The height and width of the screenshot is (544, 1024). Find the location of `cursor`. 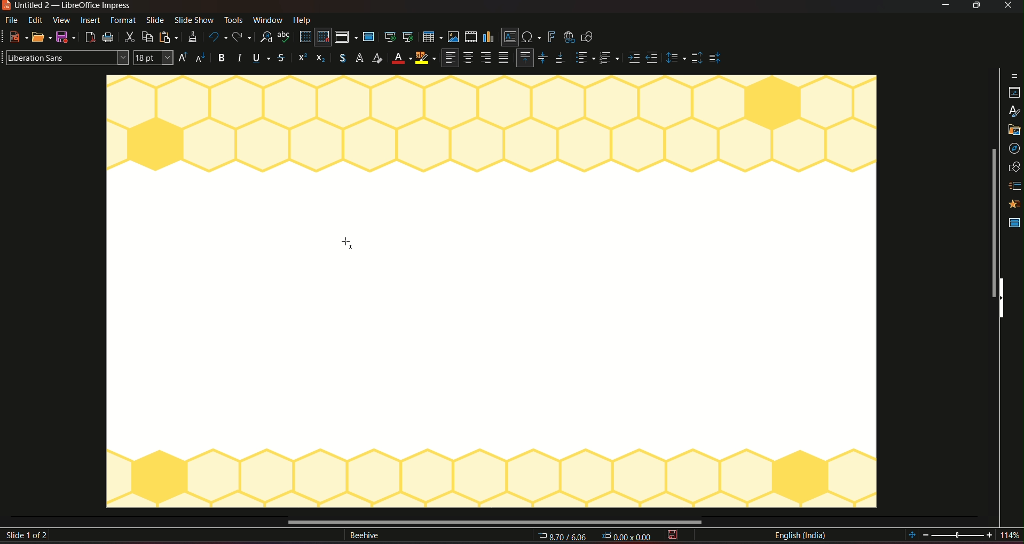

cursor is located at coordinates (344, 241).